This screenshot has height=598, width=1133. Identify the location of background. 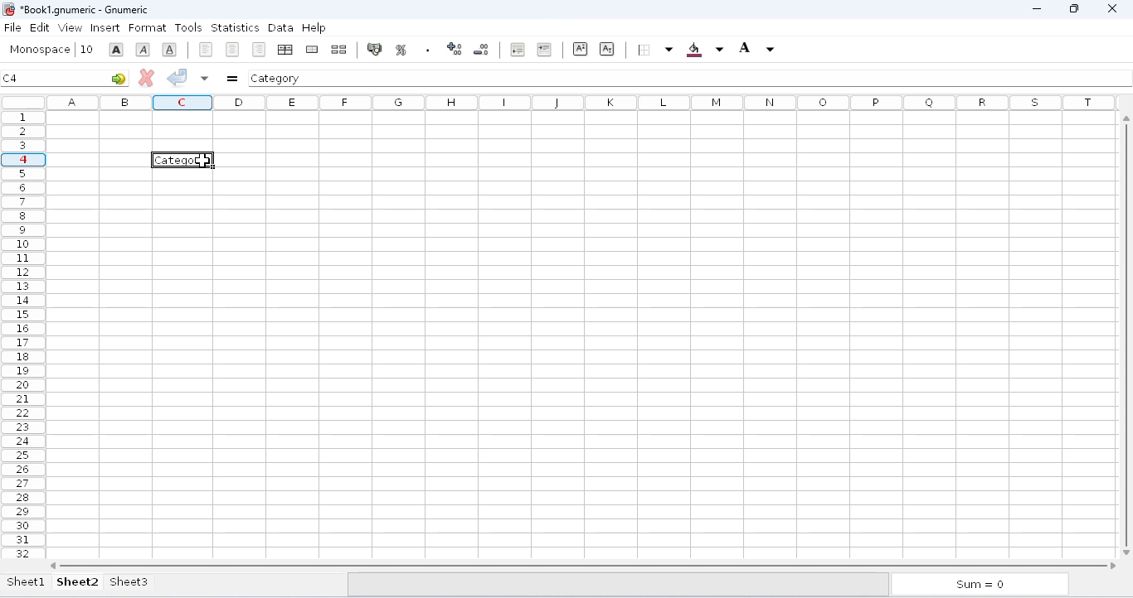
(704, 50).